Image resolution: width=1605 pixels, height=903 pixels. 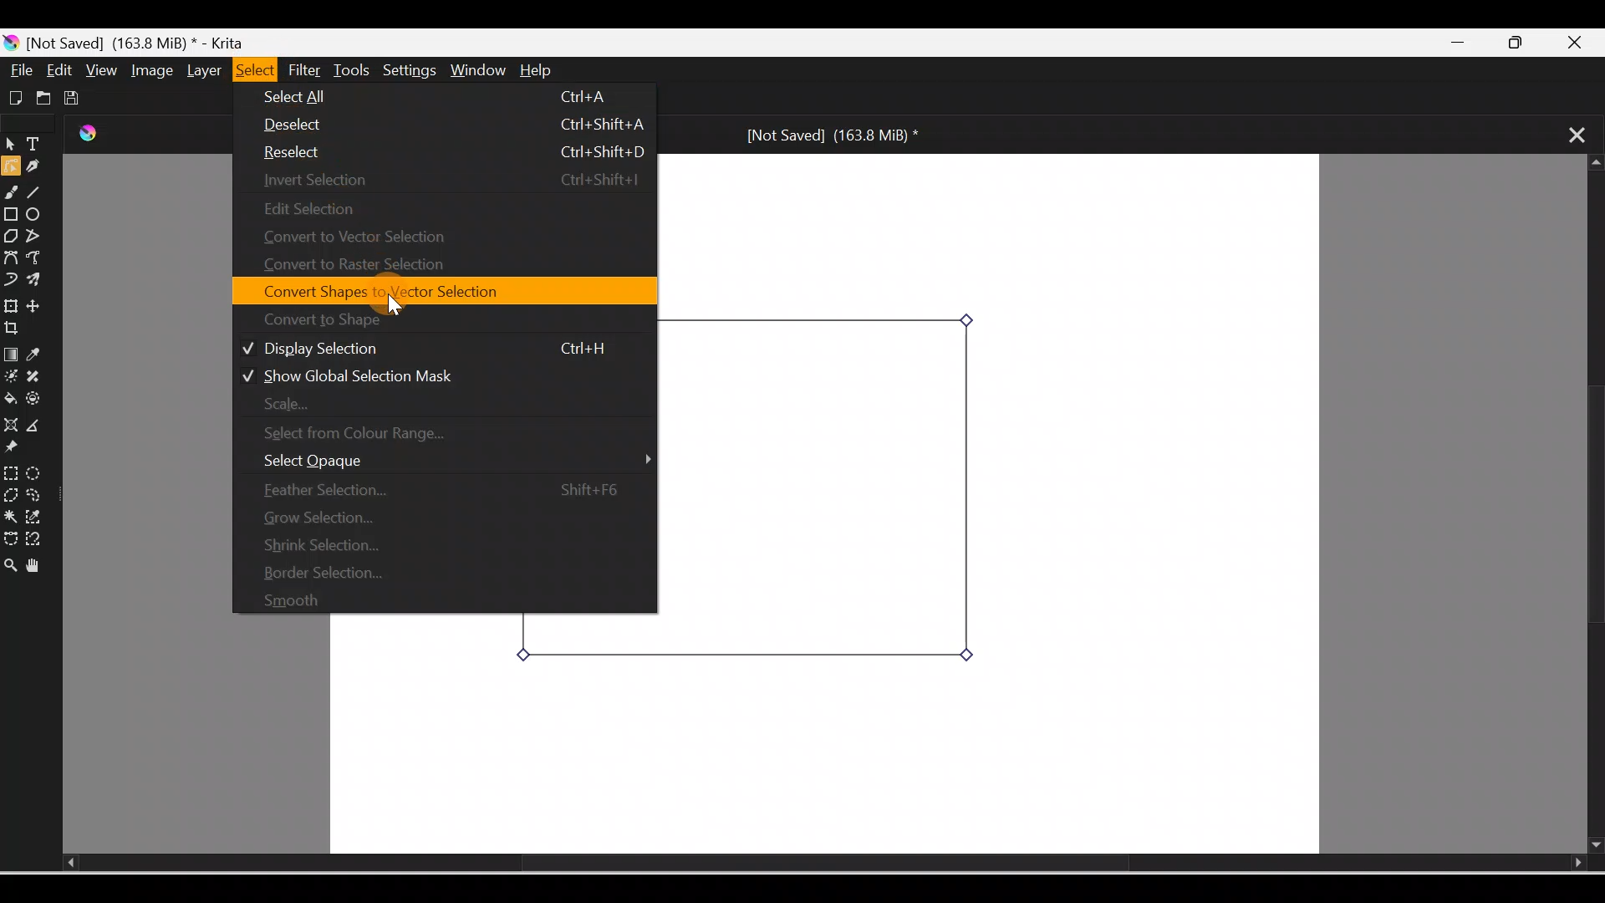 I want to click on Minimize, so click(x=1461, y=43).